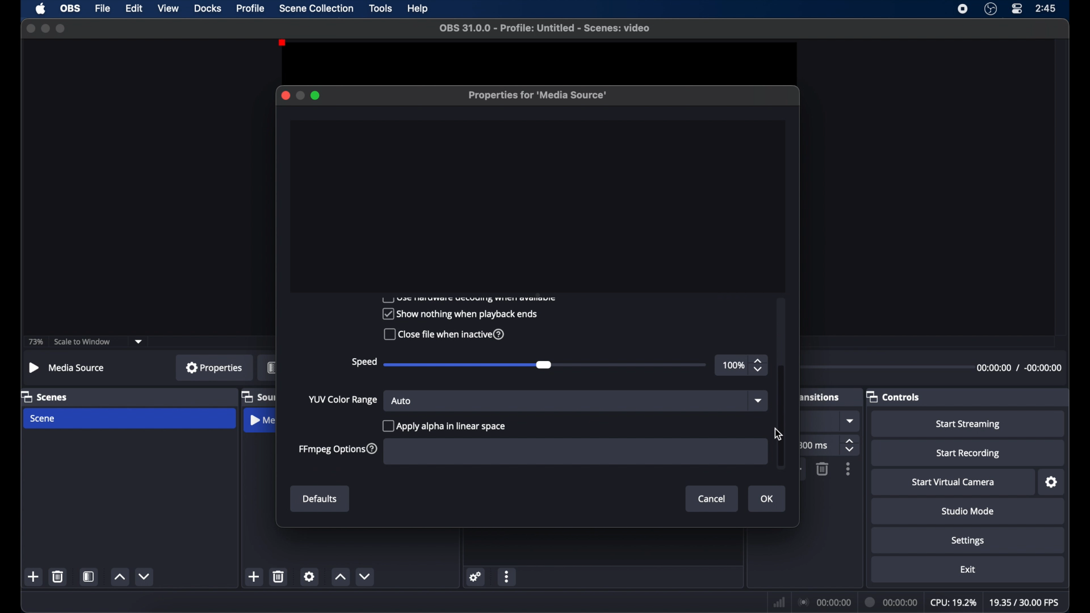  I want to click on dropdown, so click(851, 421).